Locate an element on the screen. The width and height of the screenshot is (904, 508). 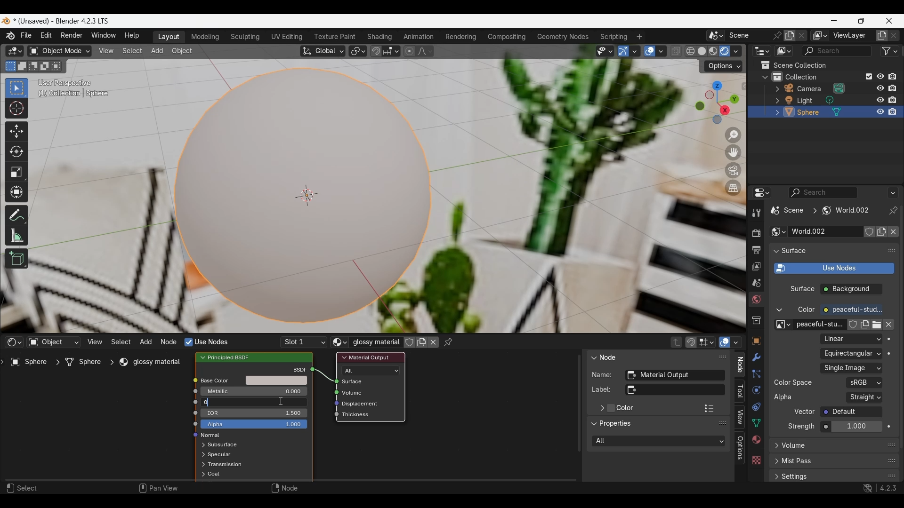
Rendered and viewport shading types to use the shades for is located at coordinates (659, 441).